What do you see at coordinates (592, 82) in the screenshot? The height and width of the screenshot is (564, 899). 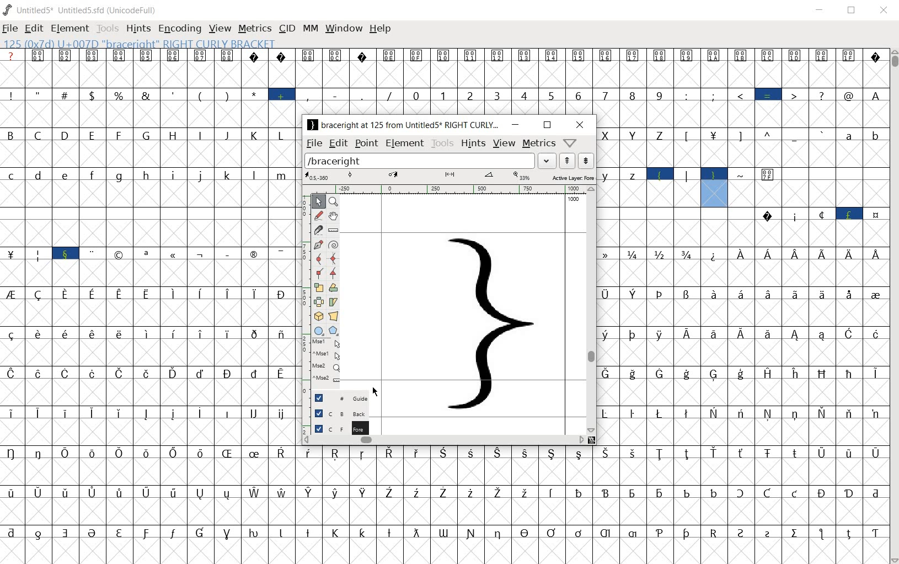 I see `glyph characters` at bounding box center [592, 82].